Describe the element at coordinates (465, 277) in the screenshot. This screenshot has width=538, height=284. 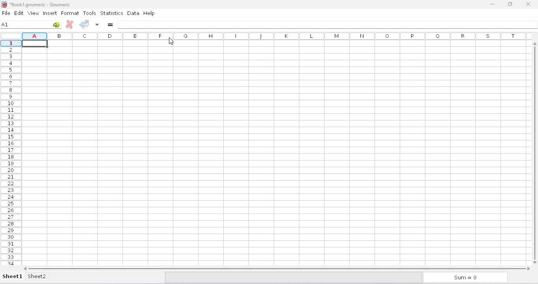
I see `sum = 0` at that location.